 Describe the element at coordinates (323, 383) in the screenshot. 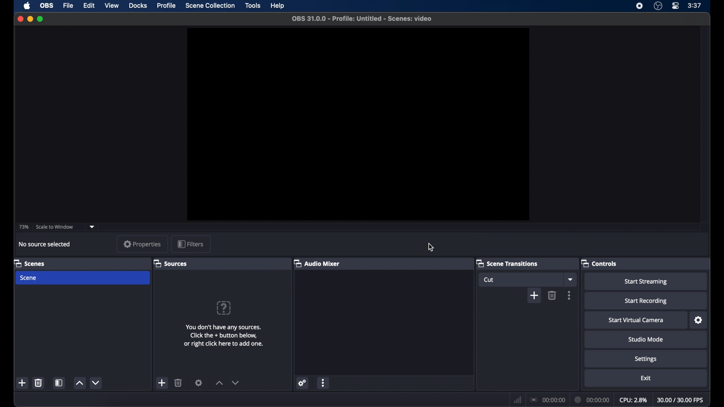

I see `more options` at that location.